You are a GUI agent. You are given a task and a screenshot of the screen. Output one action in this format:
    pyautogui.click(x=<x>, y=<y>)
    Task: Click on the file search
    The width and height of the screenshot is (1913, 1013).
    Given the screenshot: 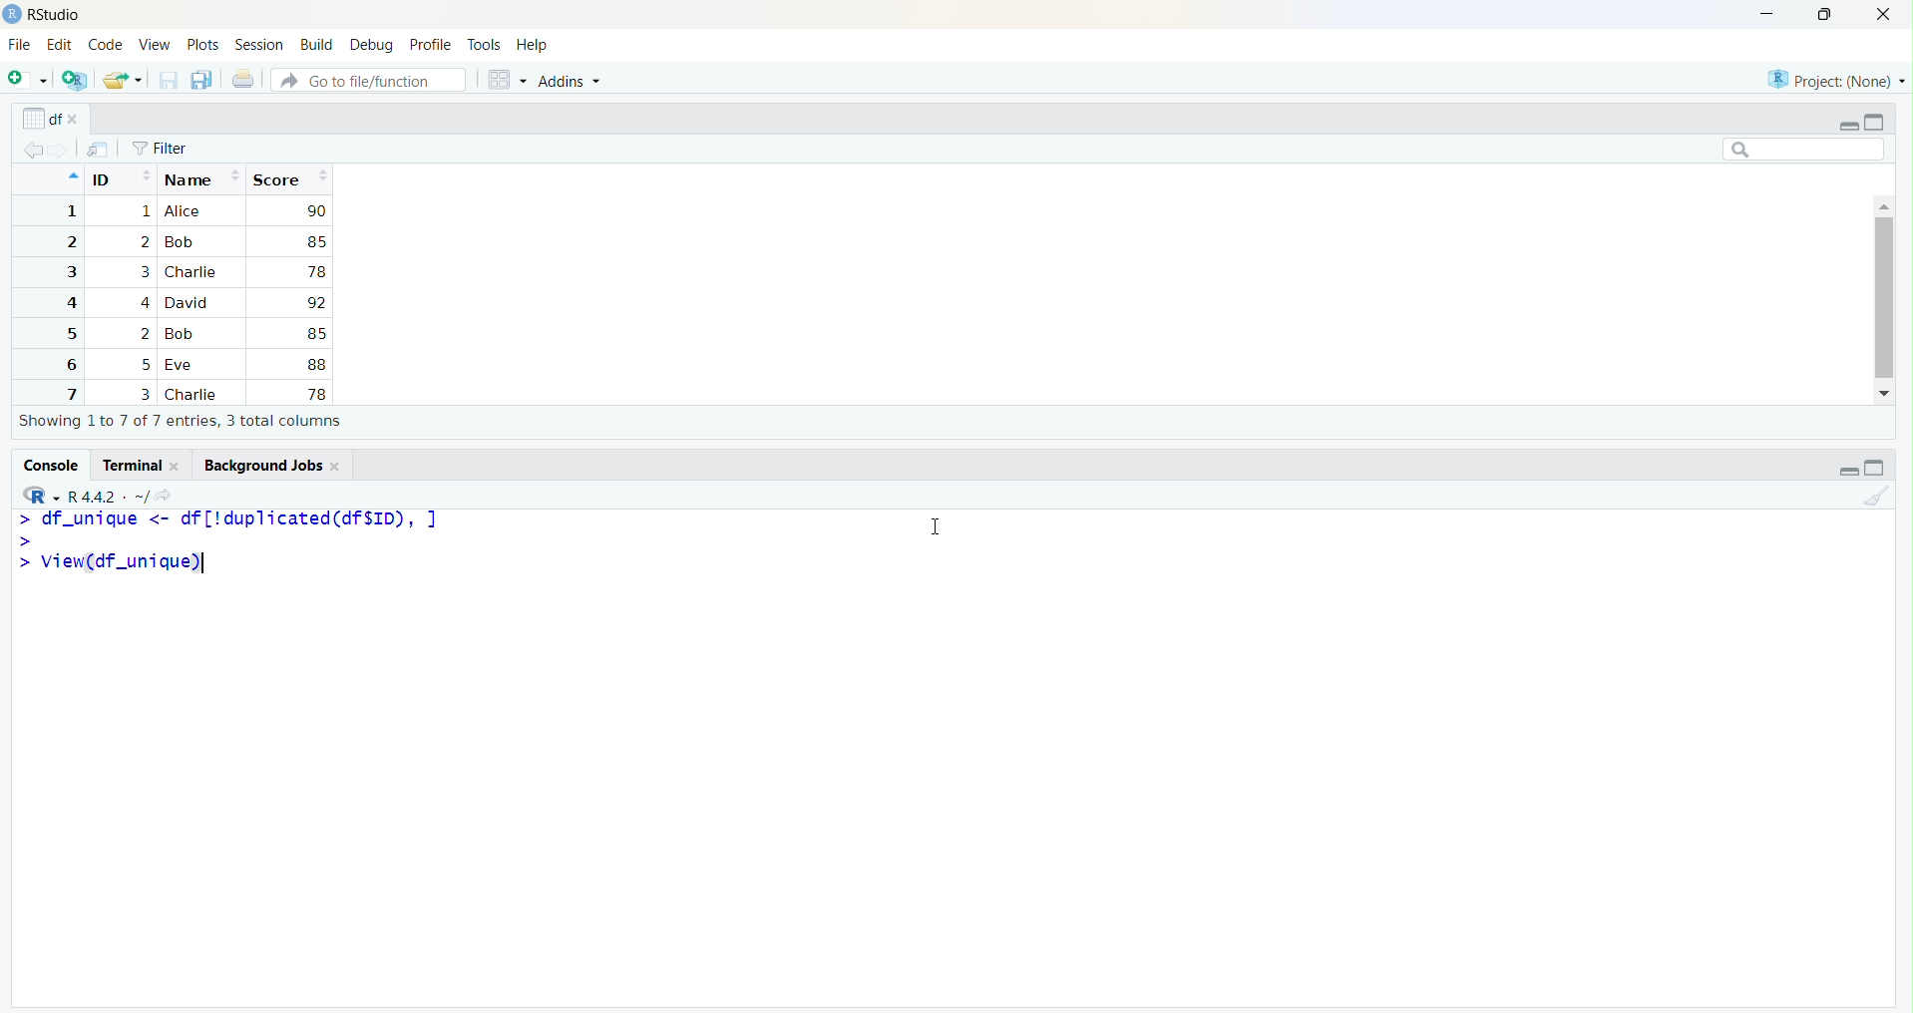 What is the action you would take?
    pyautogui.click(x=371, y=79)
    